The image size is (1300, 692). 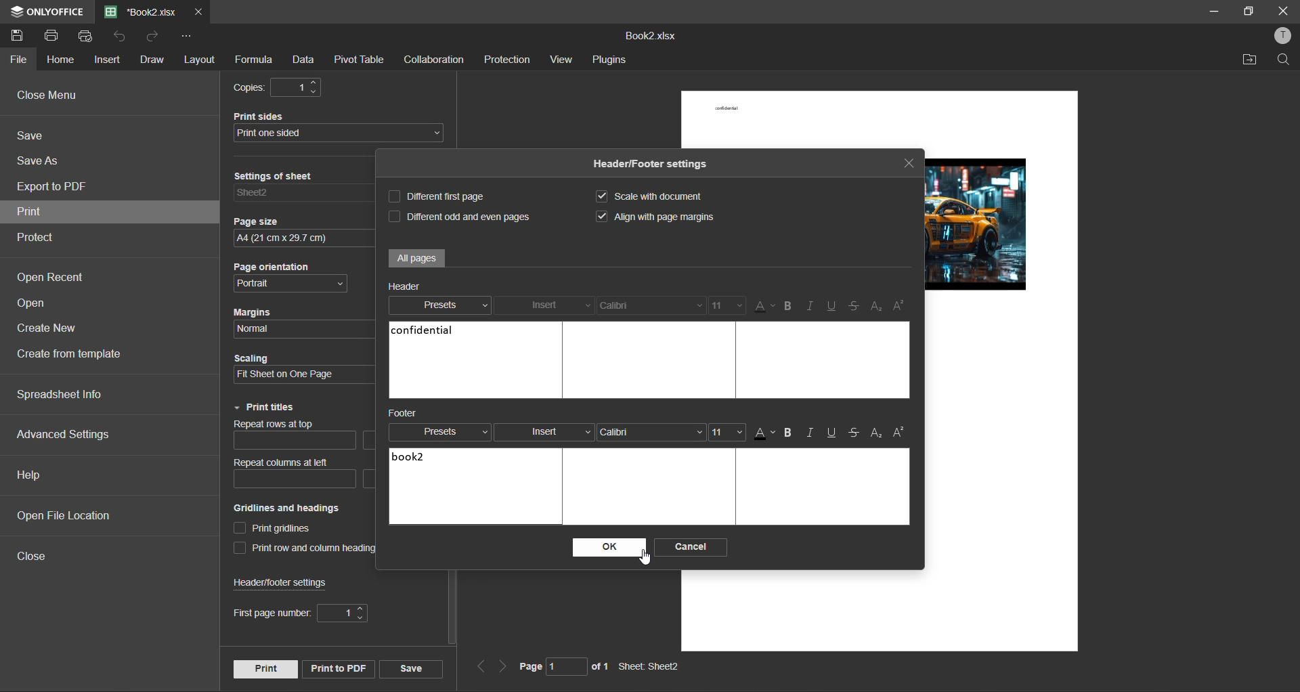 I want to click on ok, so click(x=609, y=548).